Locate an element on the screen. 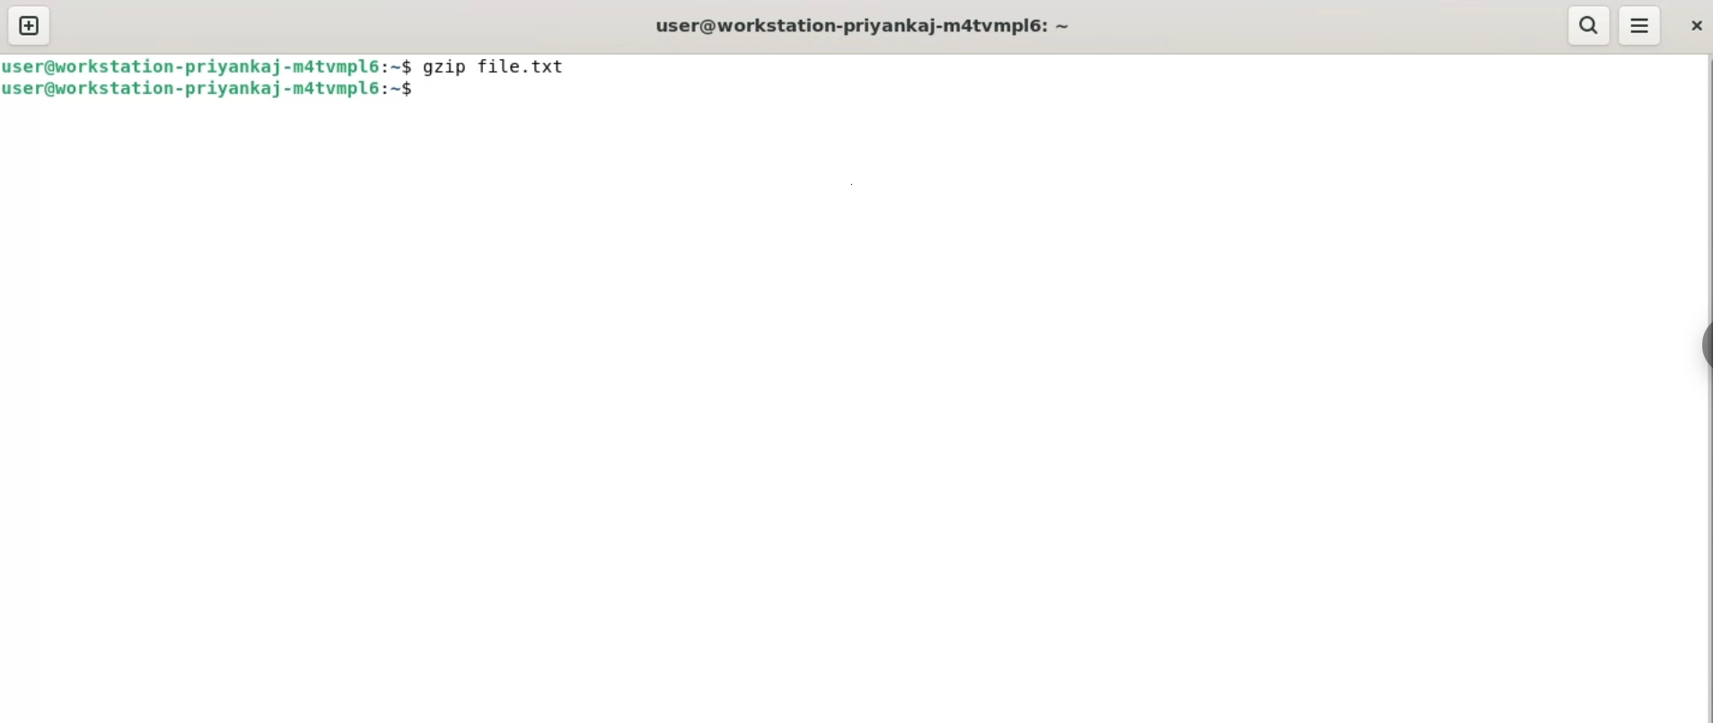  gzip file.txt is located at coordinates (513, 66).